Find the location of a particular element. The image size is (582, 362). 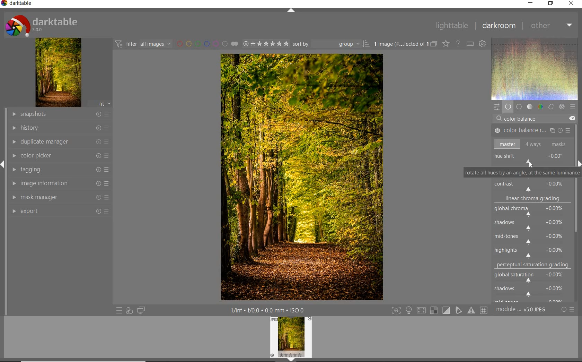

change type of overlay is located at coordinates (446, 44).